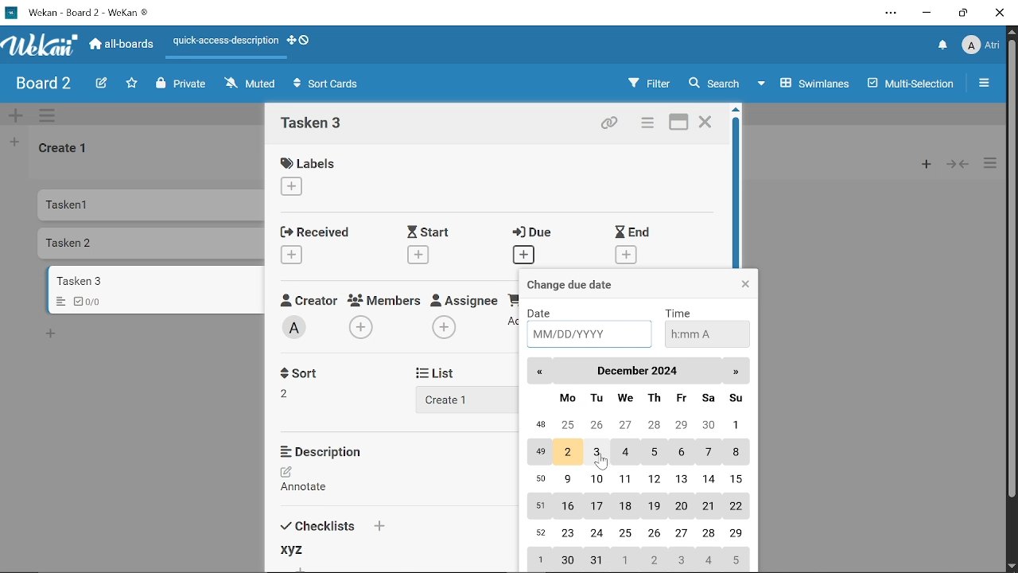 The image size is (1018, 573). Describe the element at coordinates (304, 41) in the screenshot. I see `show desktop drag handles` at that location.